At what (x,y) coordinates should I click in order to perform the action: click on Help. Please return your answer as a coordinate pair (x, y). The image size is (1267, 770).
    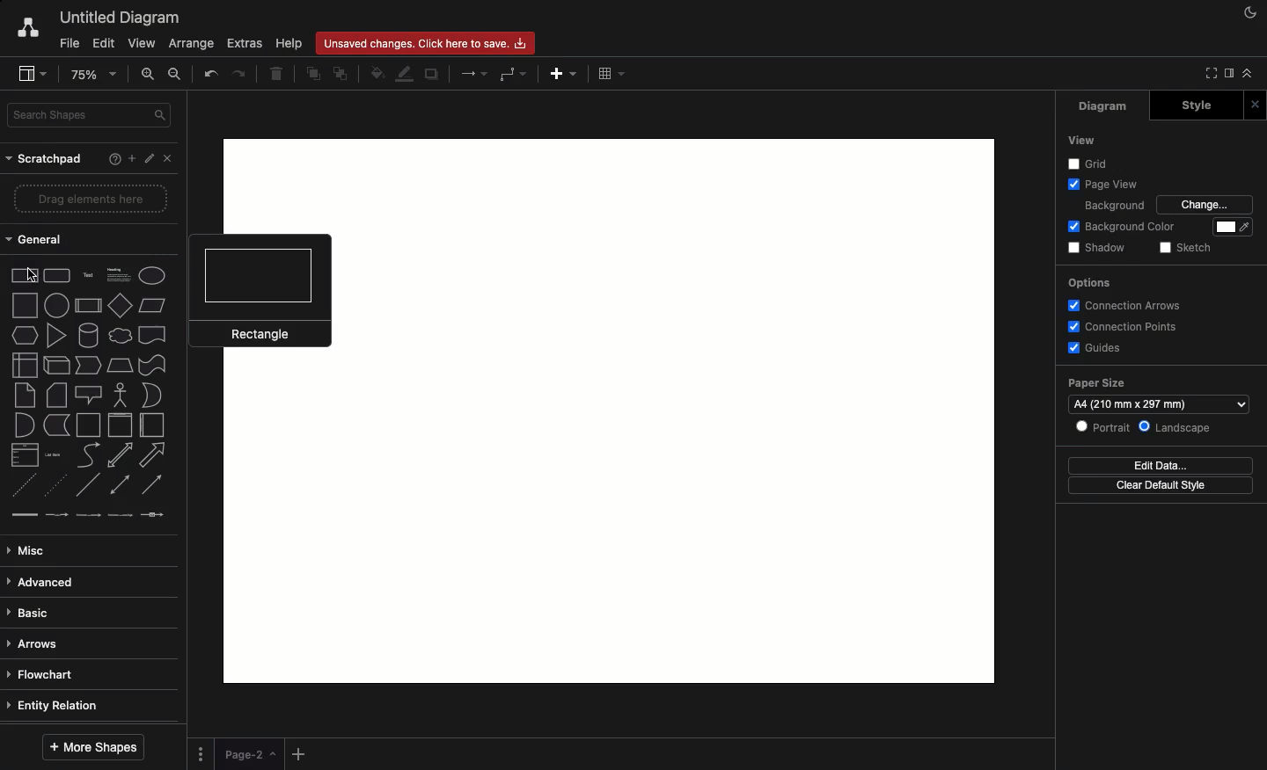
    Looking at the image, I should click on (291, 44).